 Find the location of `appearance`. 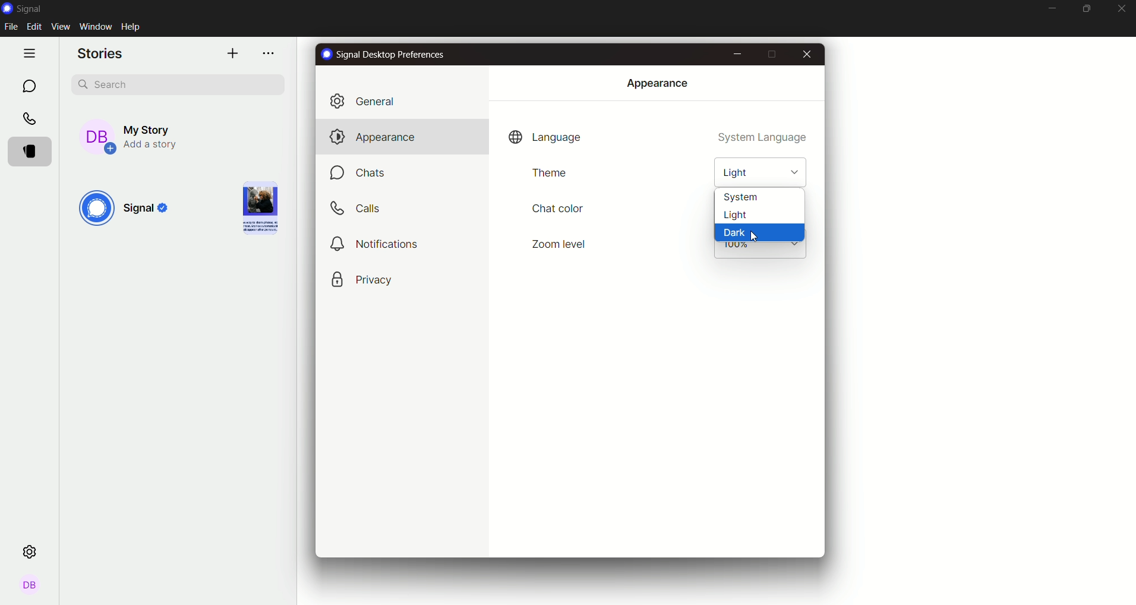

appearance is located at coordinates (370, 136).